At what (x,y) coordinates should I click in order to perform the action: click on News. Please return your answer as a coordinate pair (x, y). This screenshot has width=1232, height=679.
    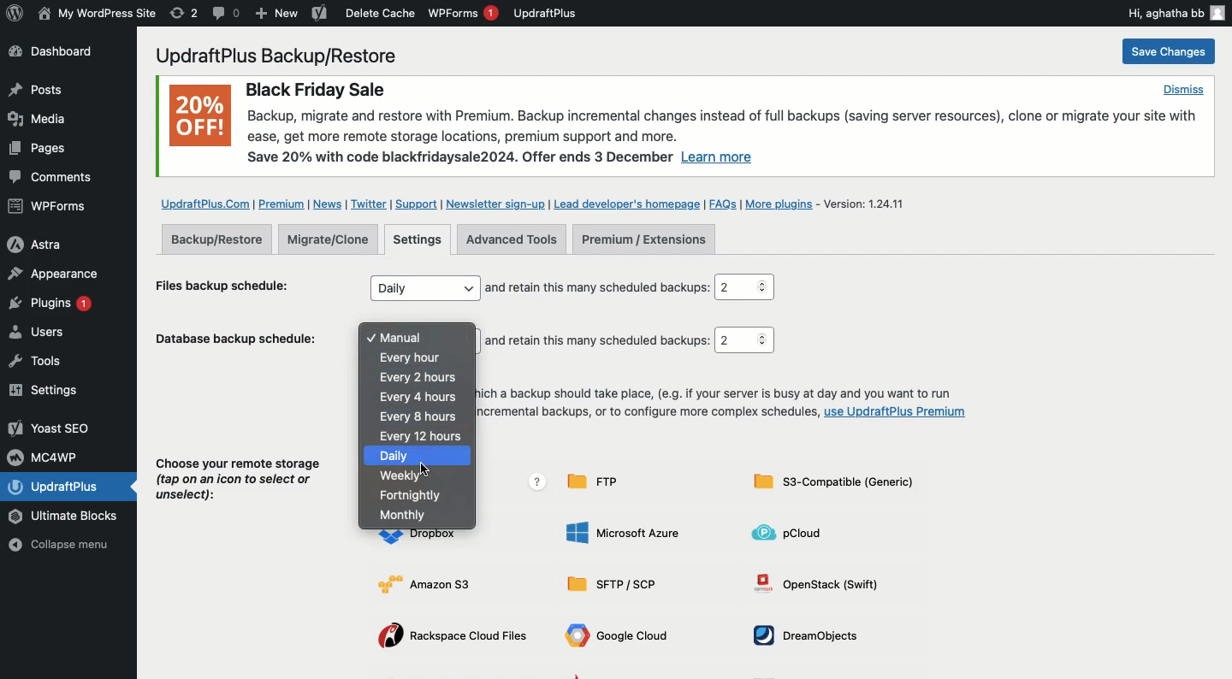
    Looking at the image, I should click on (329, 204).